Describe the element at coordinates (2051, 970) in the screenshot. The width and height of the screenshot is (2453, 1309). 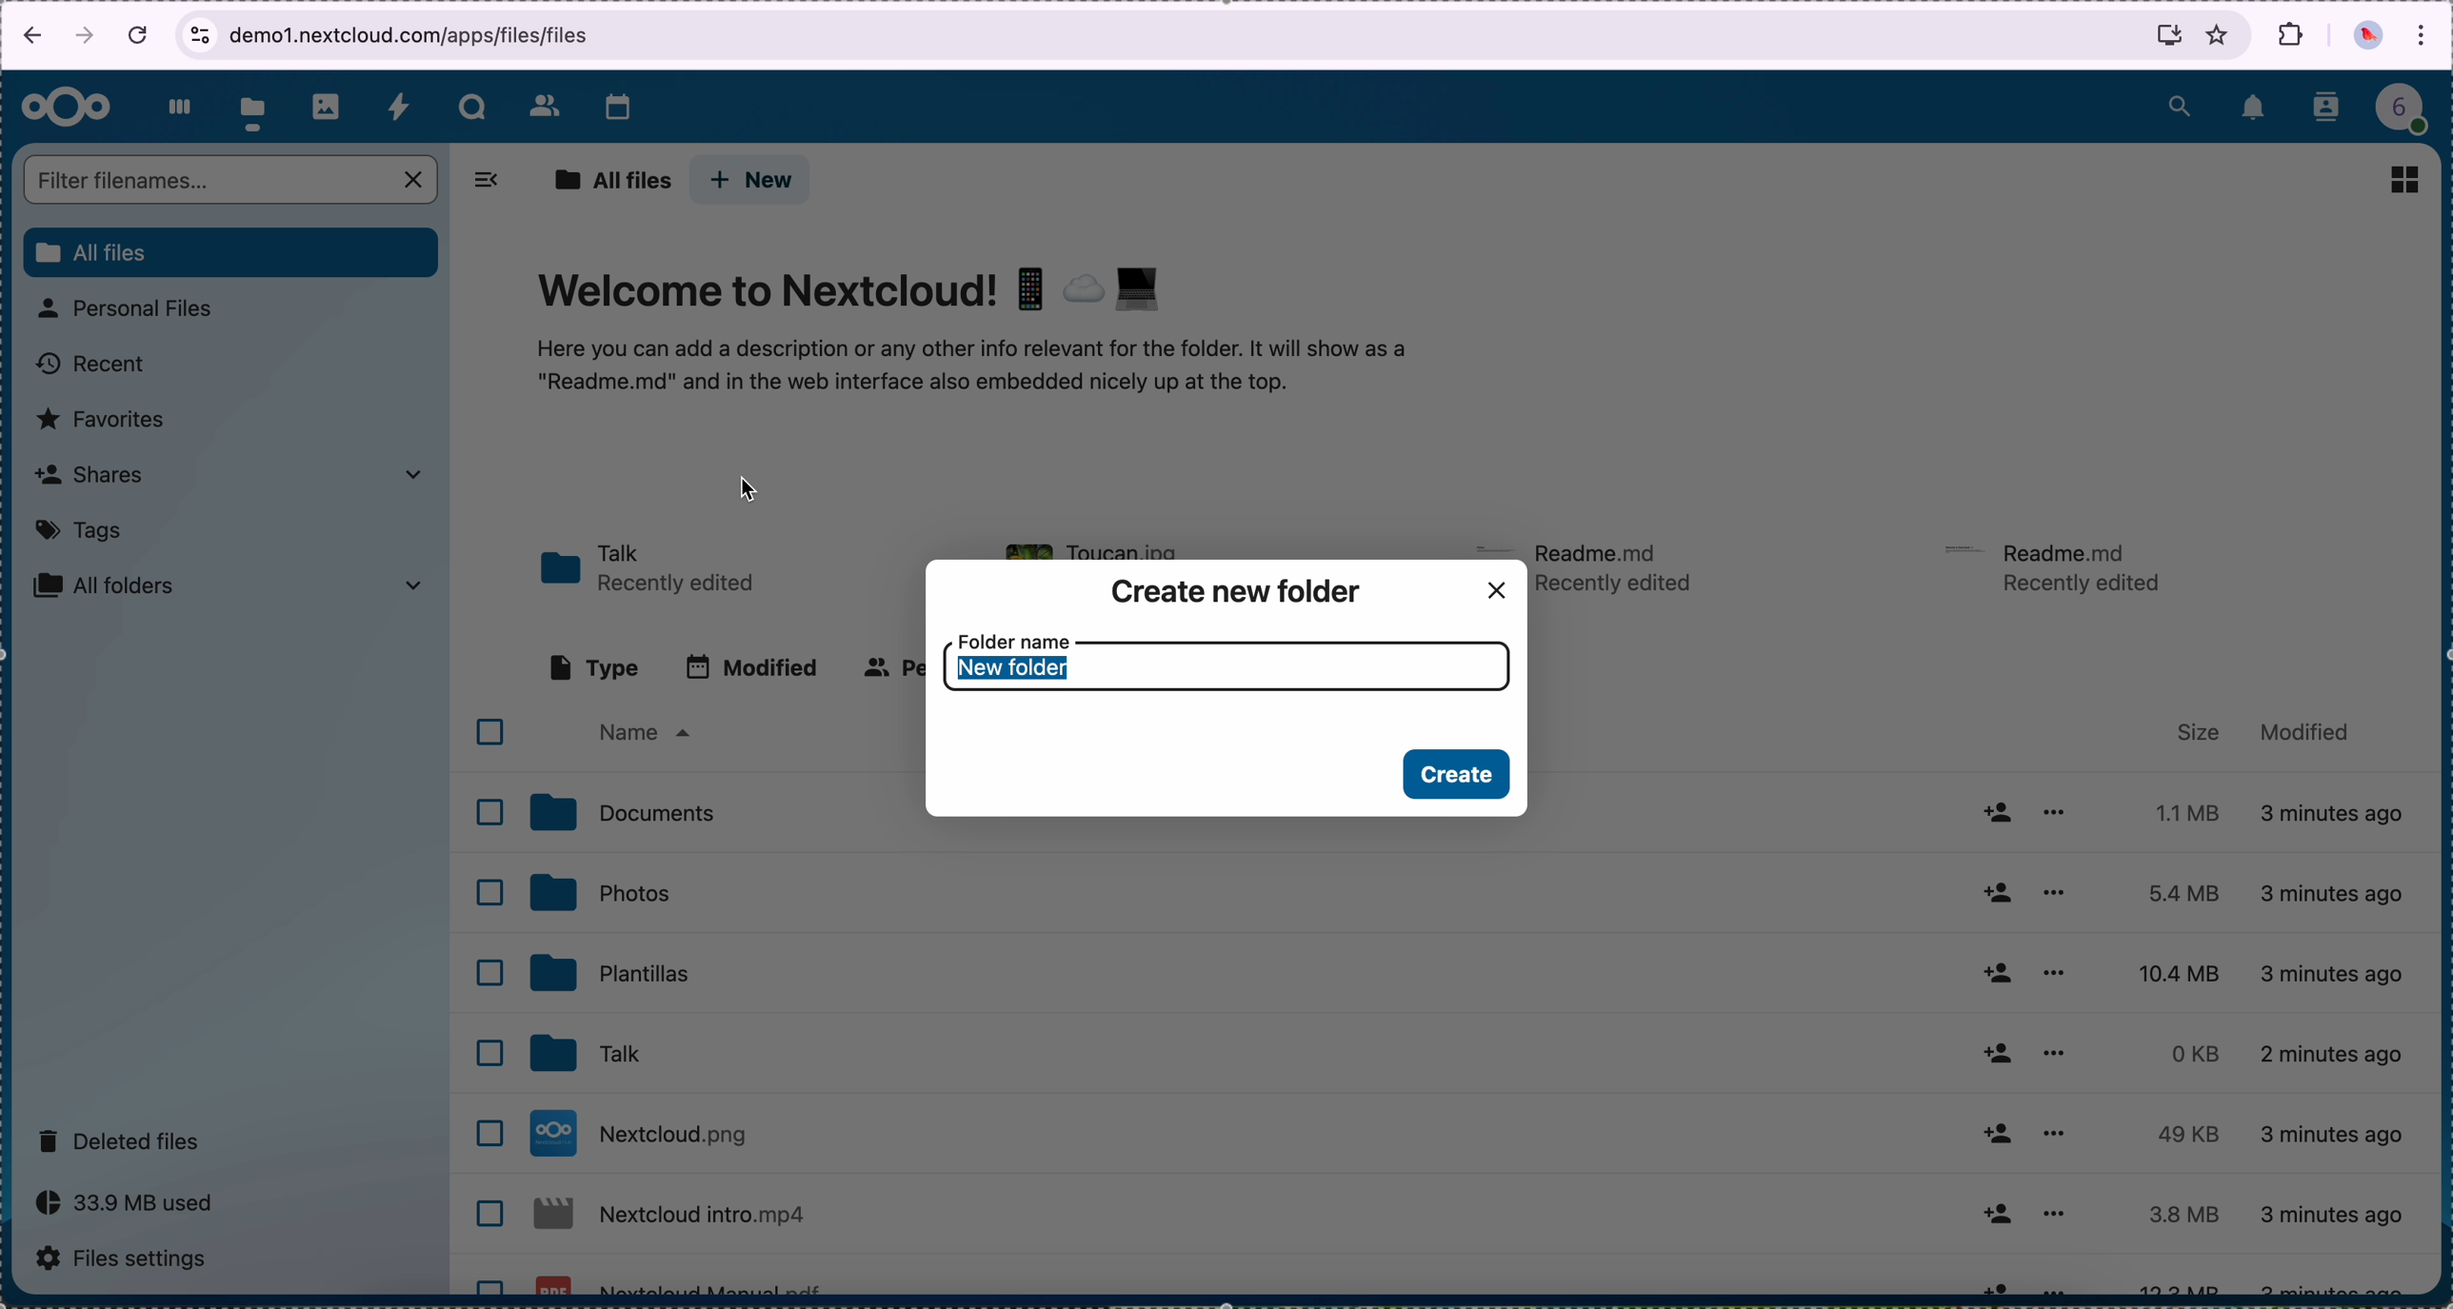
I see `more options` at that location.